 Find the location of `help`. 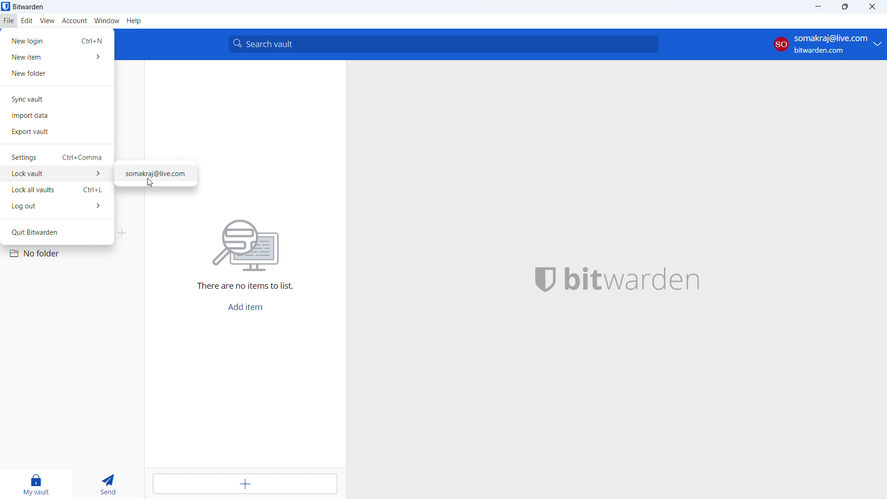

help is located at coordinates (134, 21).